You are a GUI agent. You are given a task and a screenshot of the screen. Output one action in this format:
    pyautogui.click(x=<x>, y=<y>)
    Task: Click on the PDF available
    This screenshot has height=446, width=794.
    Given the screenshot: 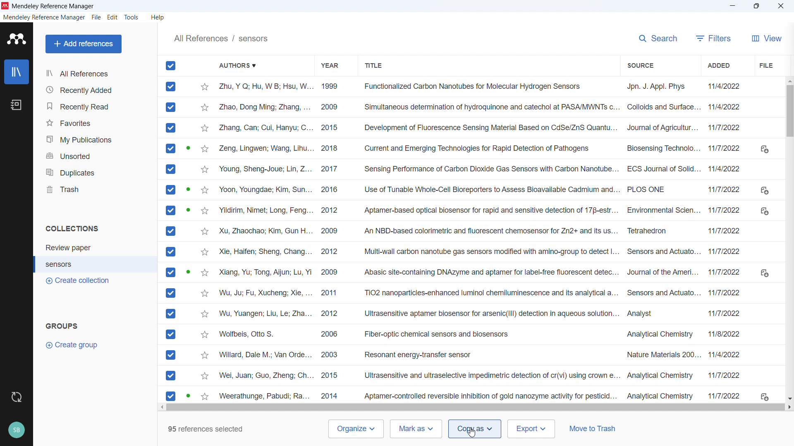 What is the action you would take?
    pyautogui.click(x=189, y=148)
    